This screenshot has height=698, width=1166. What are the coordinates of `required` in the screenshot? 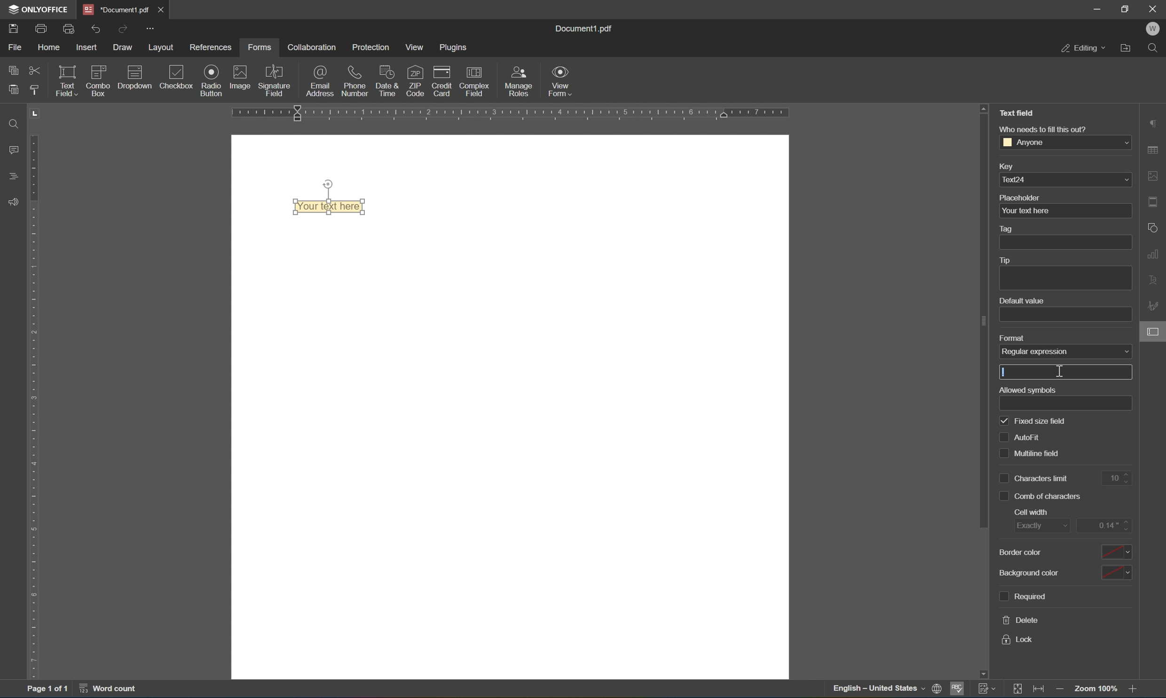 It's located at (1022, 597).